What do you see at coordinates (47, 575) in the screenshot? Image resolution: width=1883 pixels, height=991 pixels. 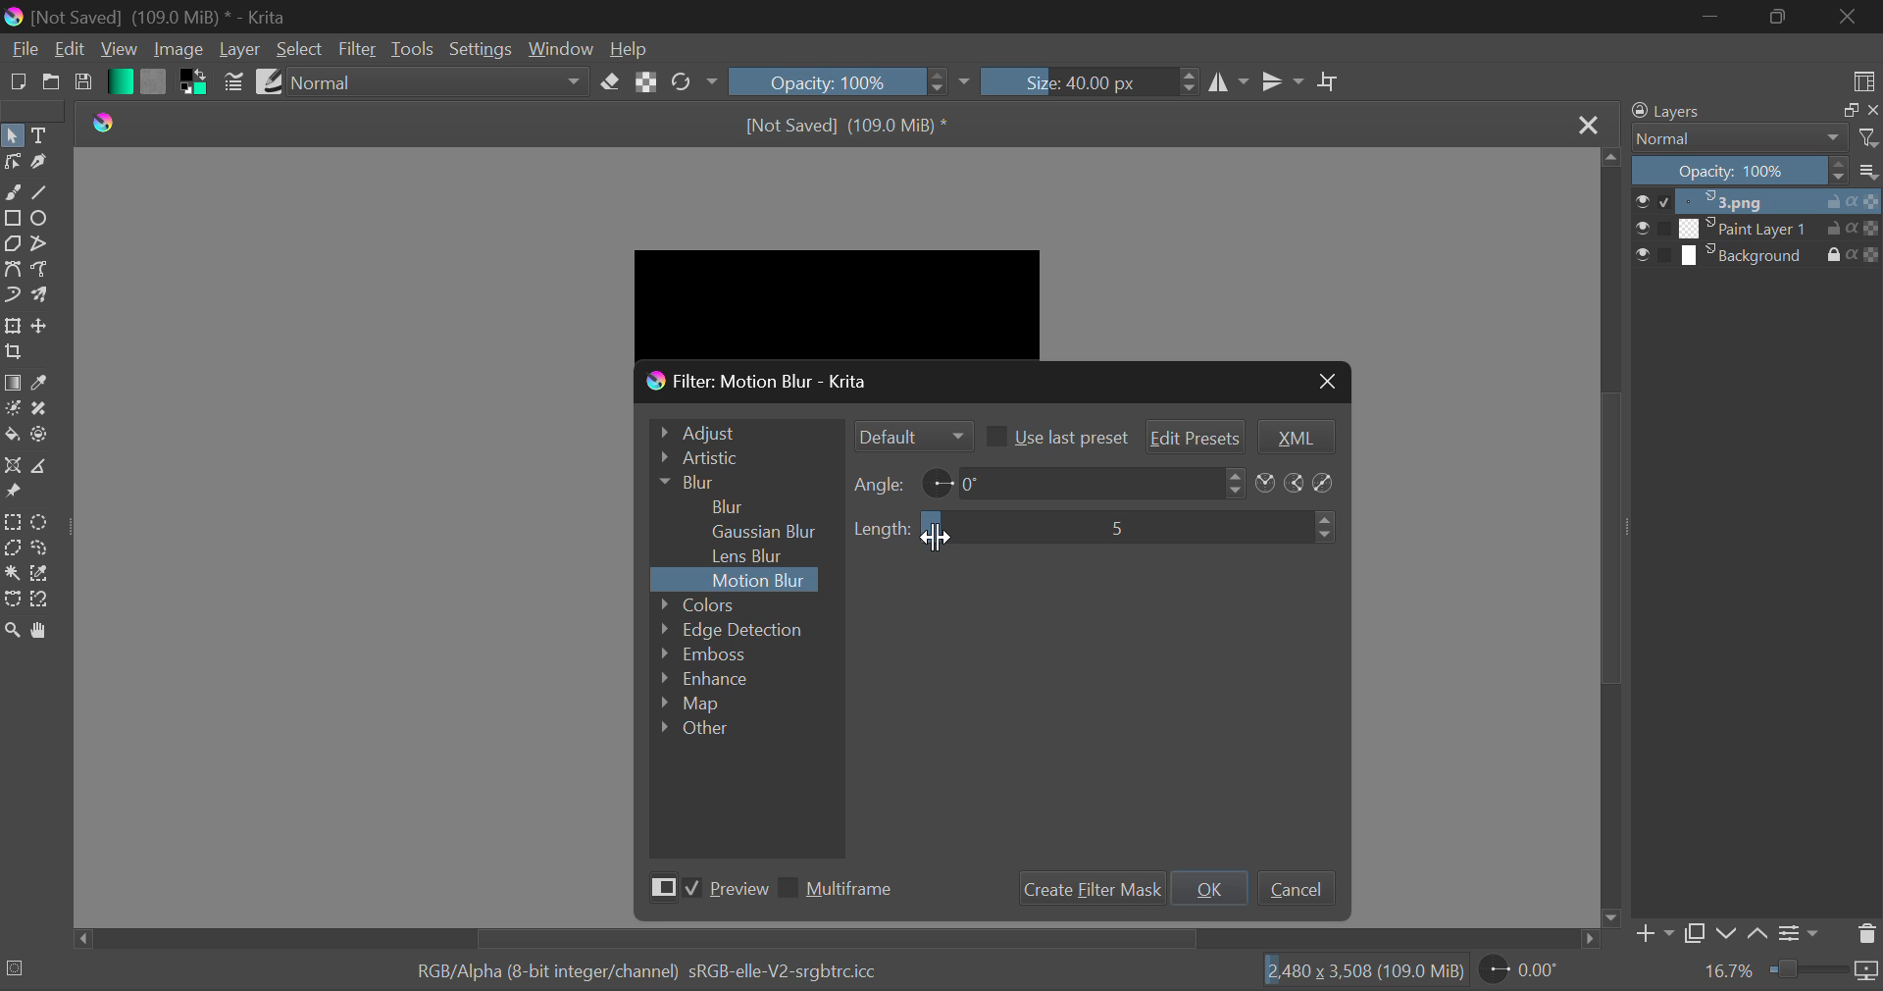 I see `Similar Color Selection Tool` at bounding box center [47, 575].